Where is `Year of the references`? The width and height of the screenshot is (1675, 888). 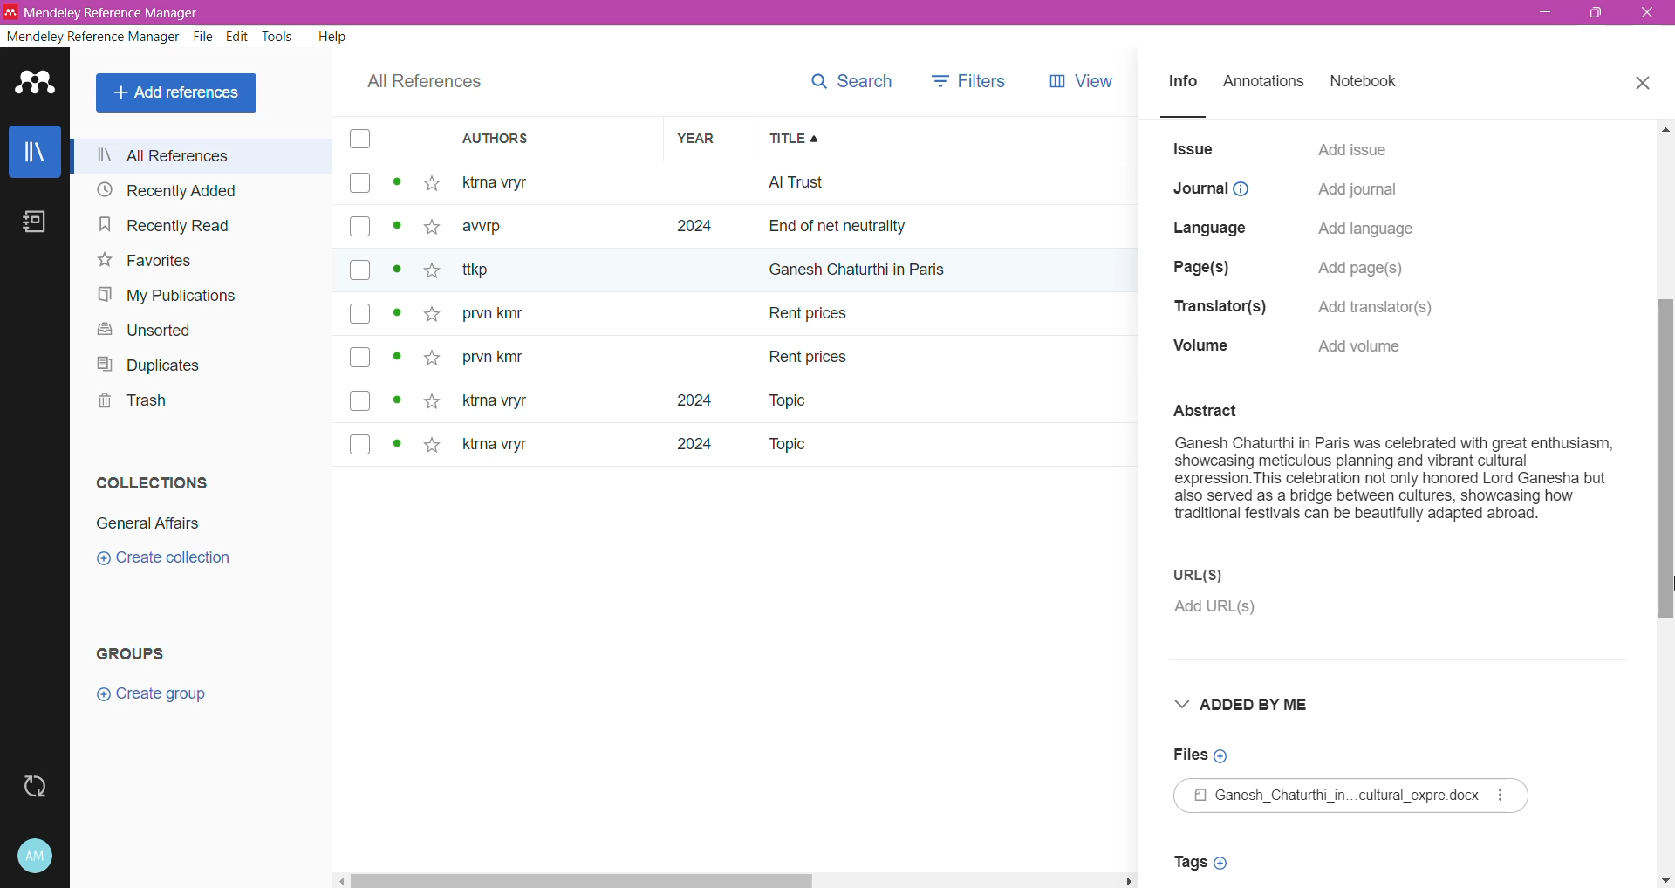 Year of the references is located at coordinates (709, 313).